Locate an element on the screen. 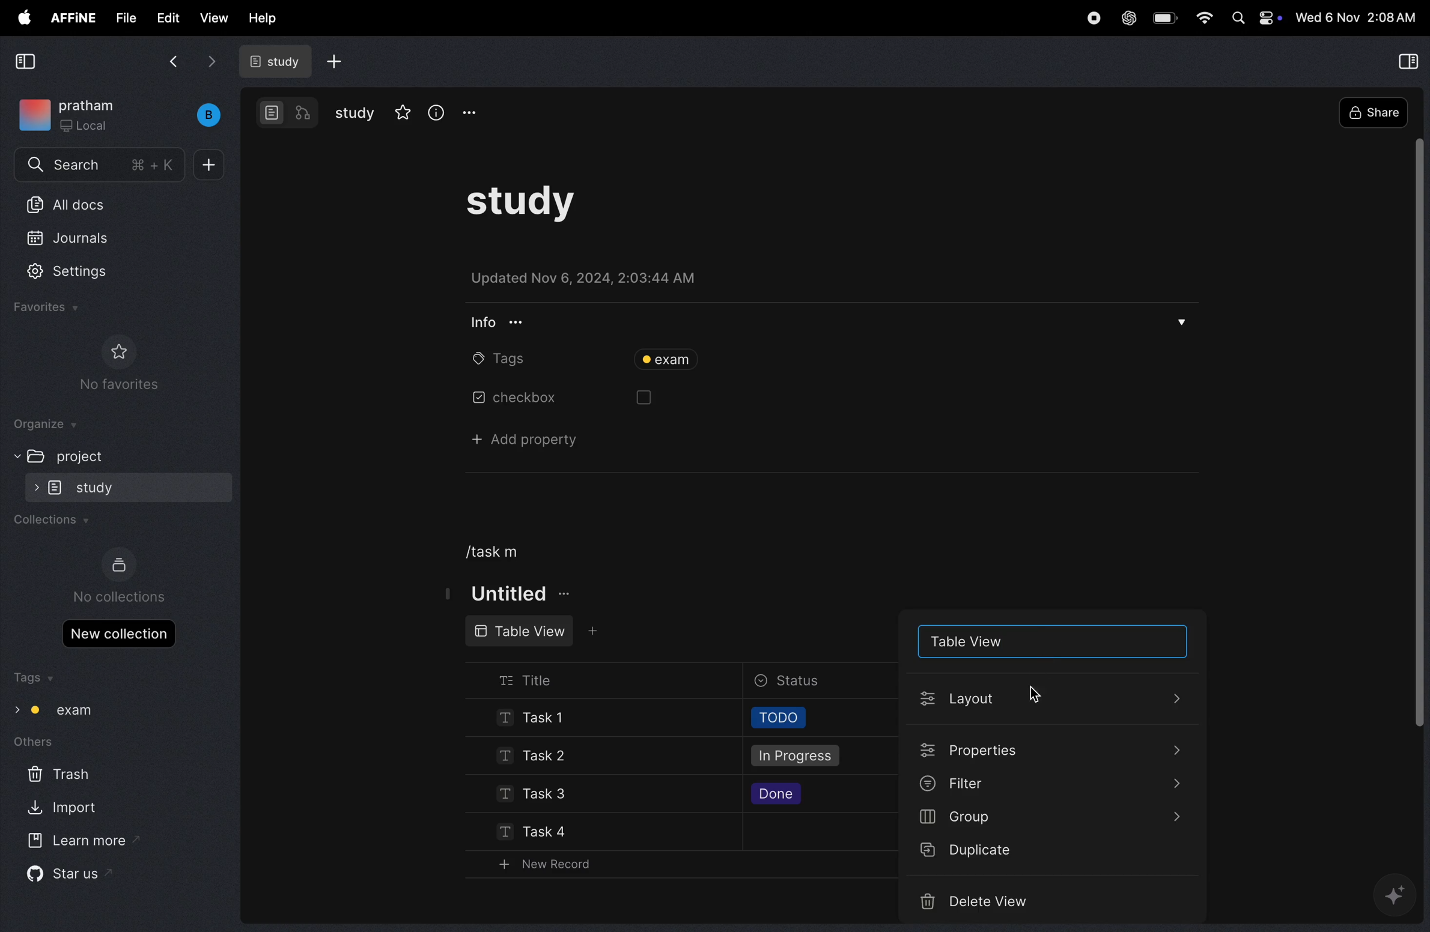 The height and width of the screenshot is (932, 1430). no collections is located at coordinates (121, 575).